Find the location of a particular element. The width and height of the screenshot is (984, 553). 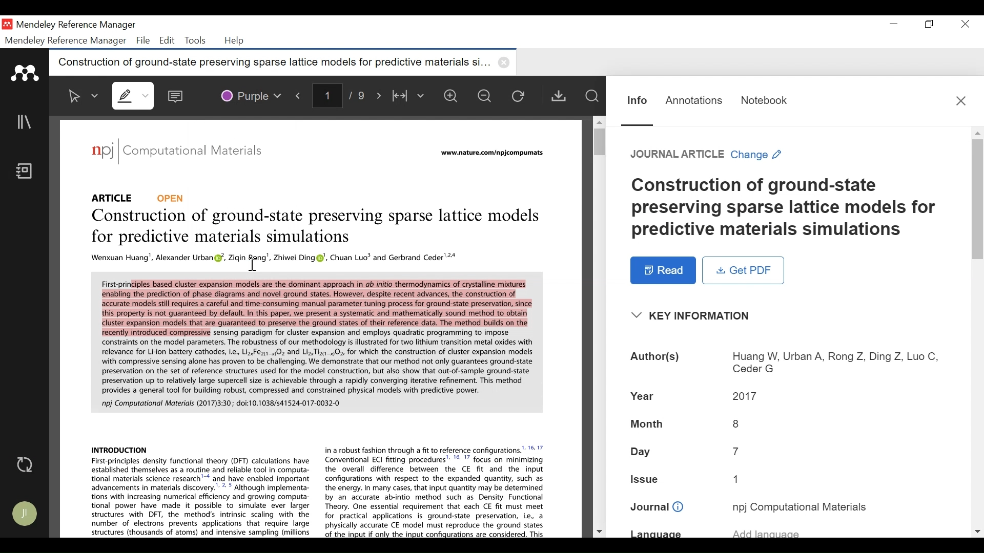

Zoom out is located at coordinates (484, 95).